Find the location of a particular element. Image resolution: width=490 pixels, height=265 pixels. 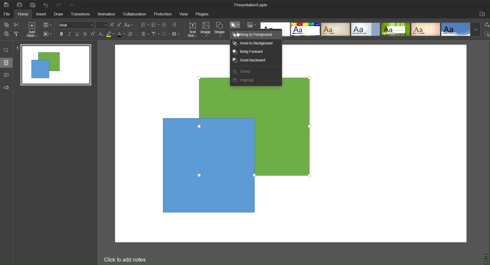

Open File Location is located at coordinates (482, 15).